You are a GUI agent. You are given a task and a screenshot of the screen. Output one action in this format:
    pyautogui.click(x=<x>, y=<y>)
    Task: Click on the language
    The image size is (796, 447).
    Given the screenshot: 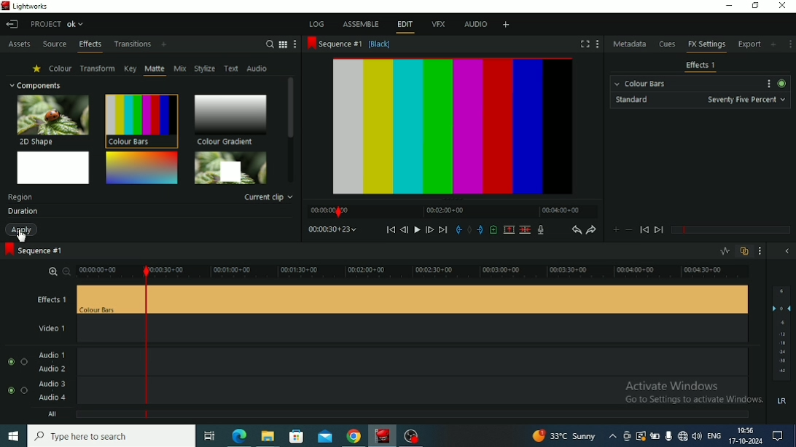 What is the action you would take?
    pyautogui.click(x=714, y=435)
    